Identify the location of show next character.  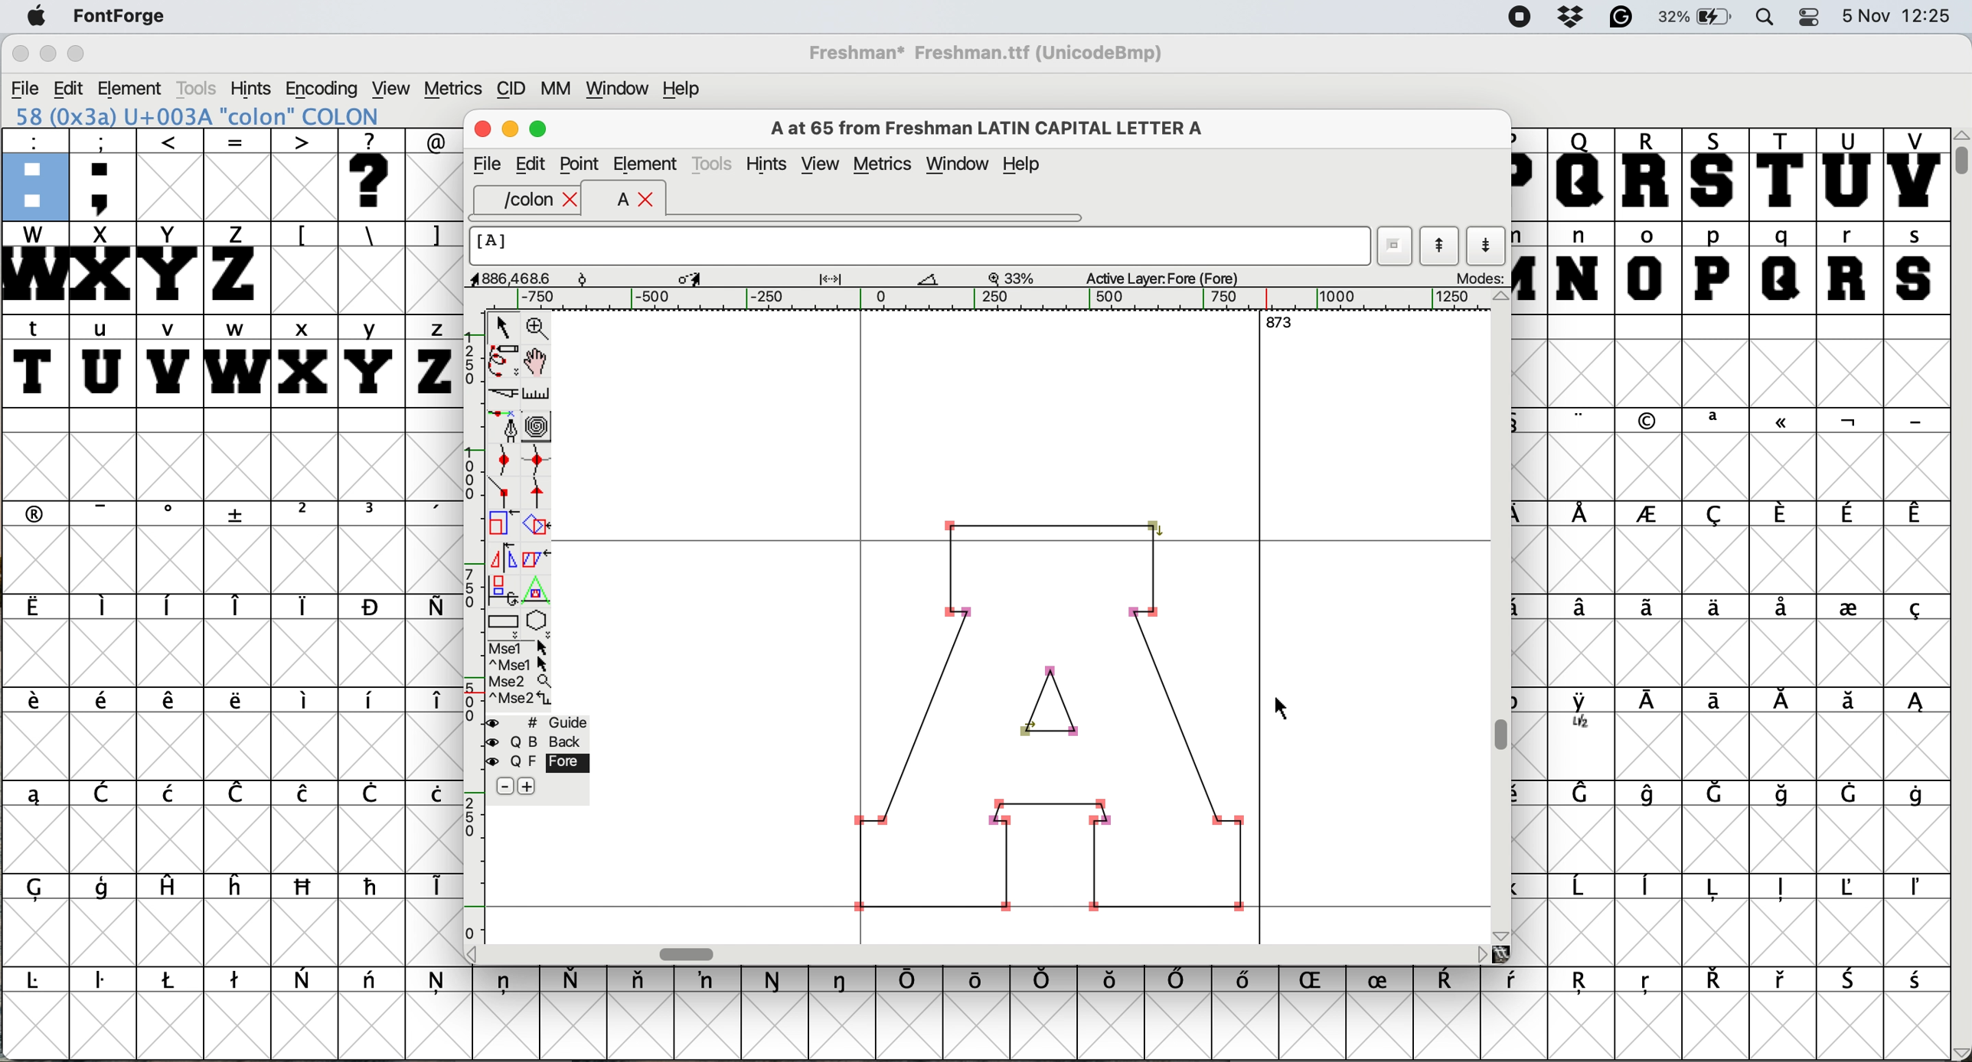
(1487, 243).